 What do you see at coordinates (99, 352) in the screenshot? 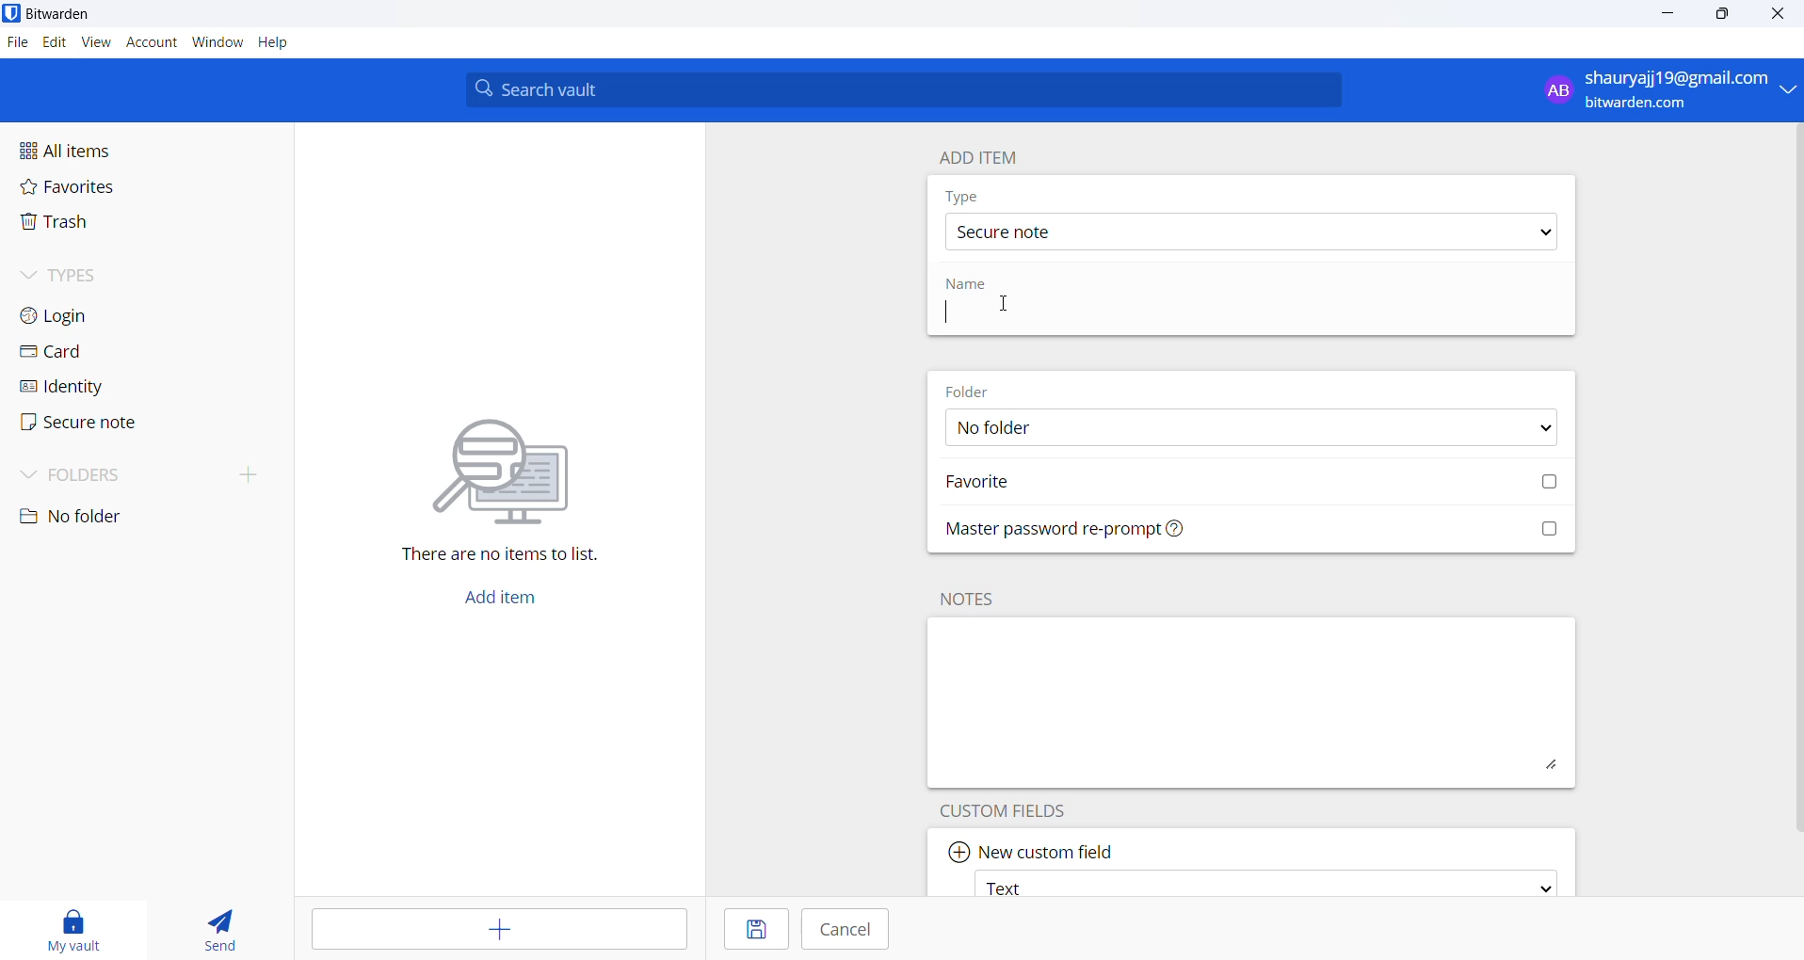
I see `card` at bounding box center [99, 352].